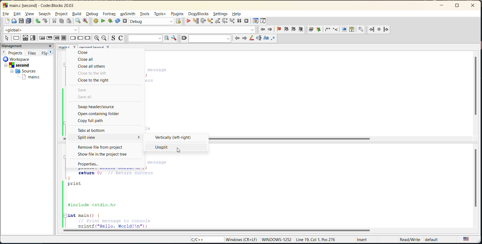 This screenshot has height=244, width=482. Describe the element at coordinates (110, 14) in the screenshot. I see `fortran` at that location.